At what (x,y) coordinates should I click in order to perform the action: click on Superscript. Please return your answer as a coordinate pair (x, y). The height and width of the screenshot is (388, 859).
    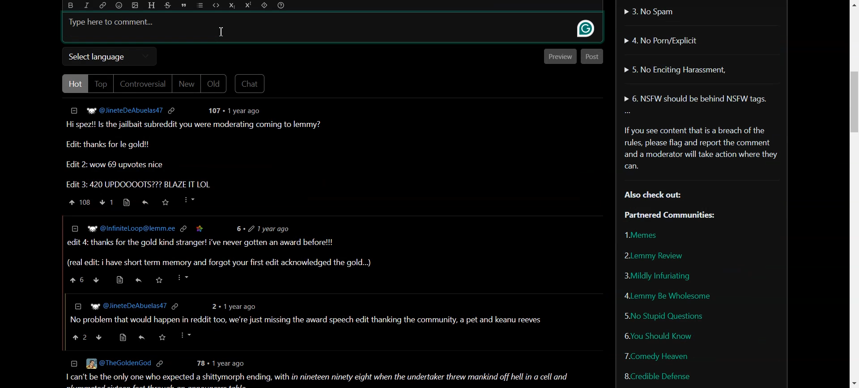
    Looking at the image, I should click on (248, 6).